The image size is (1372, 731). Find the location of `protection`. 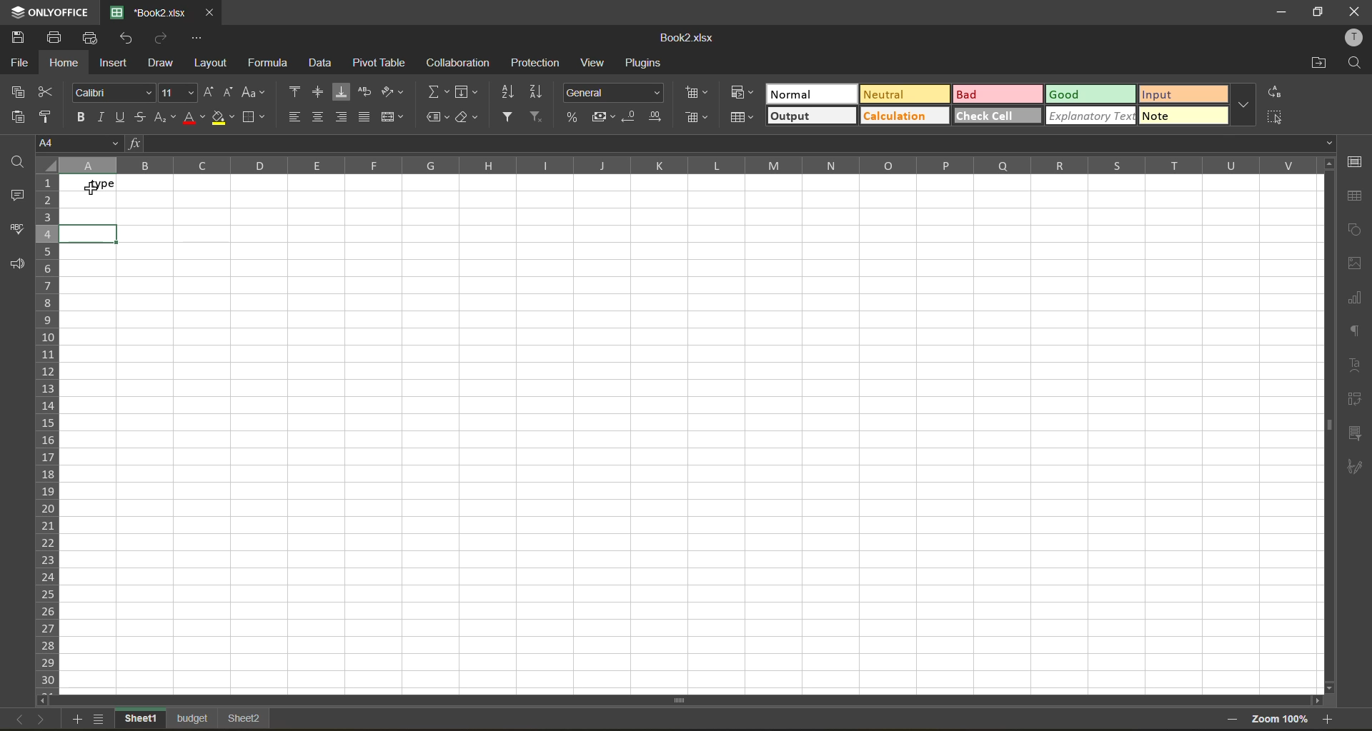

protection is located at coordinates (539, 61).